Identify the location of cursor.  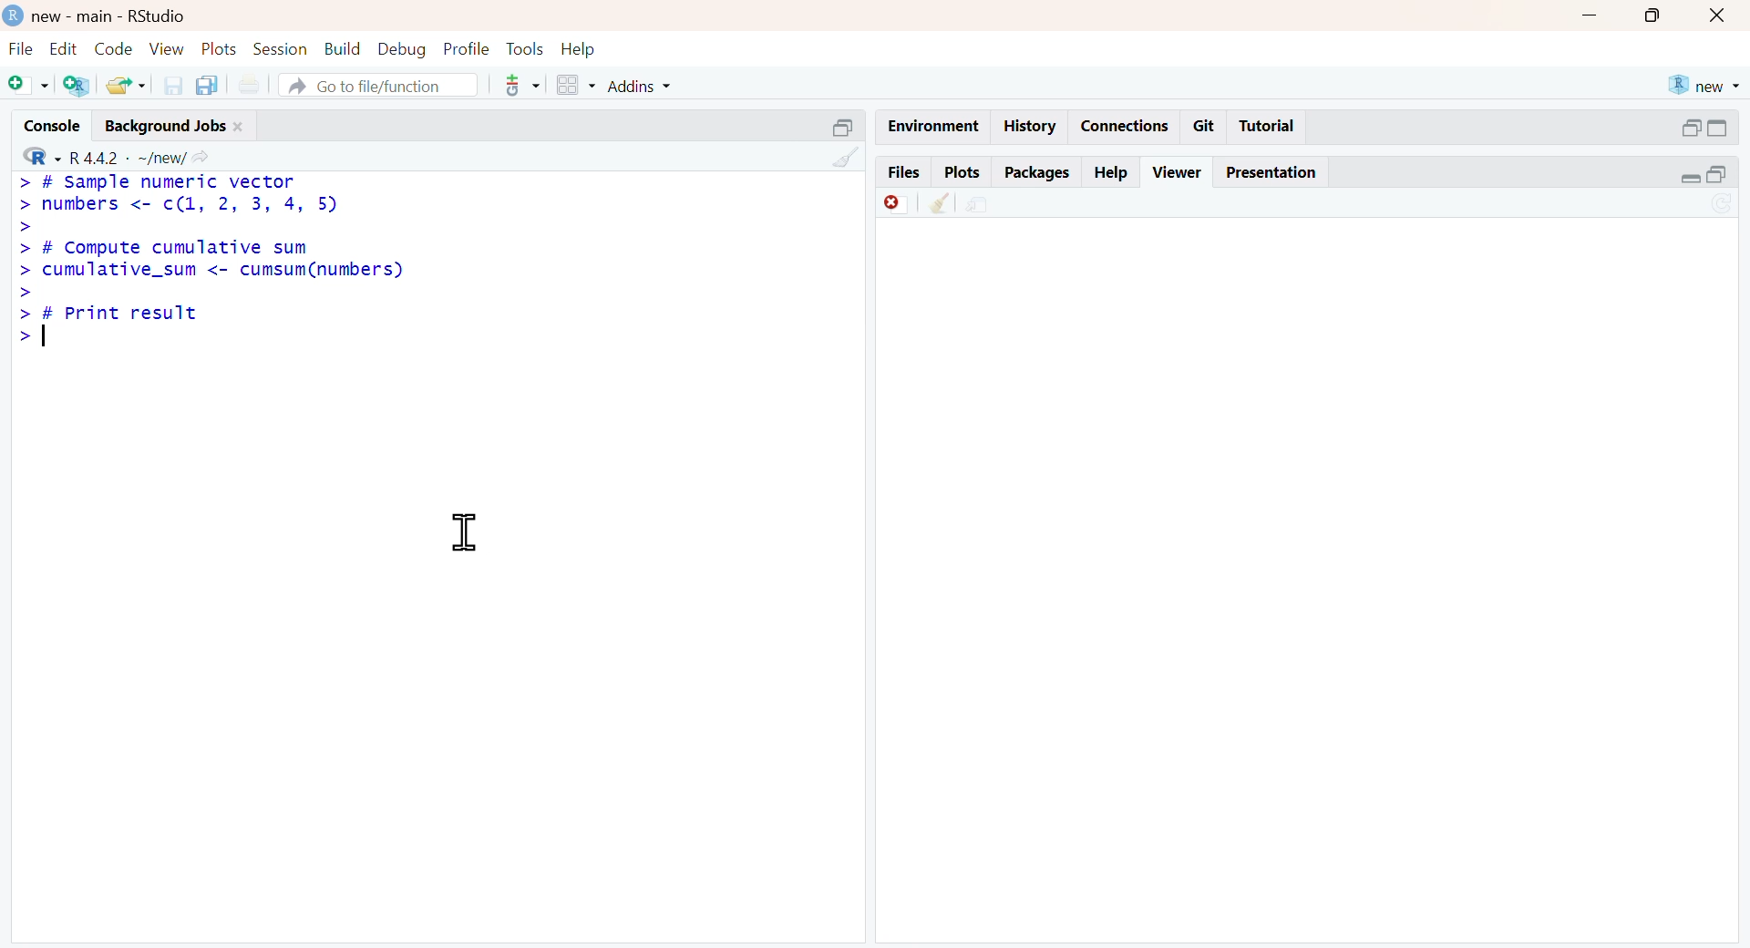
(467, 531).